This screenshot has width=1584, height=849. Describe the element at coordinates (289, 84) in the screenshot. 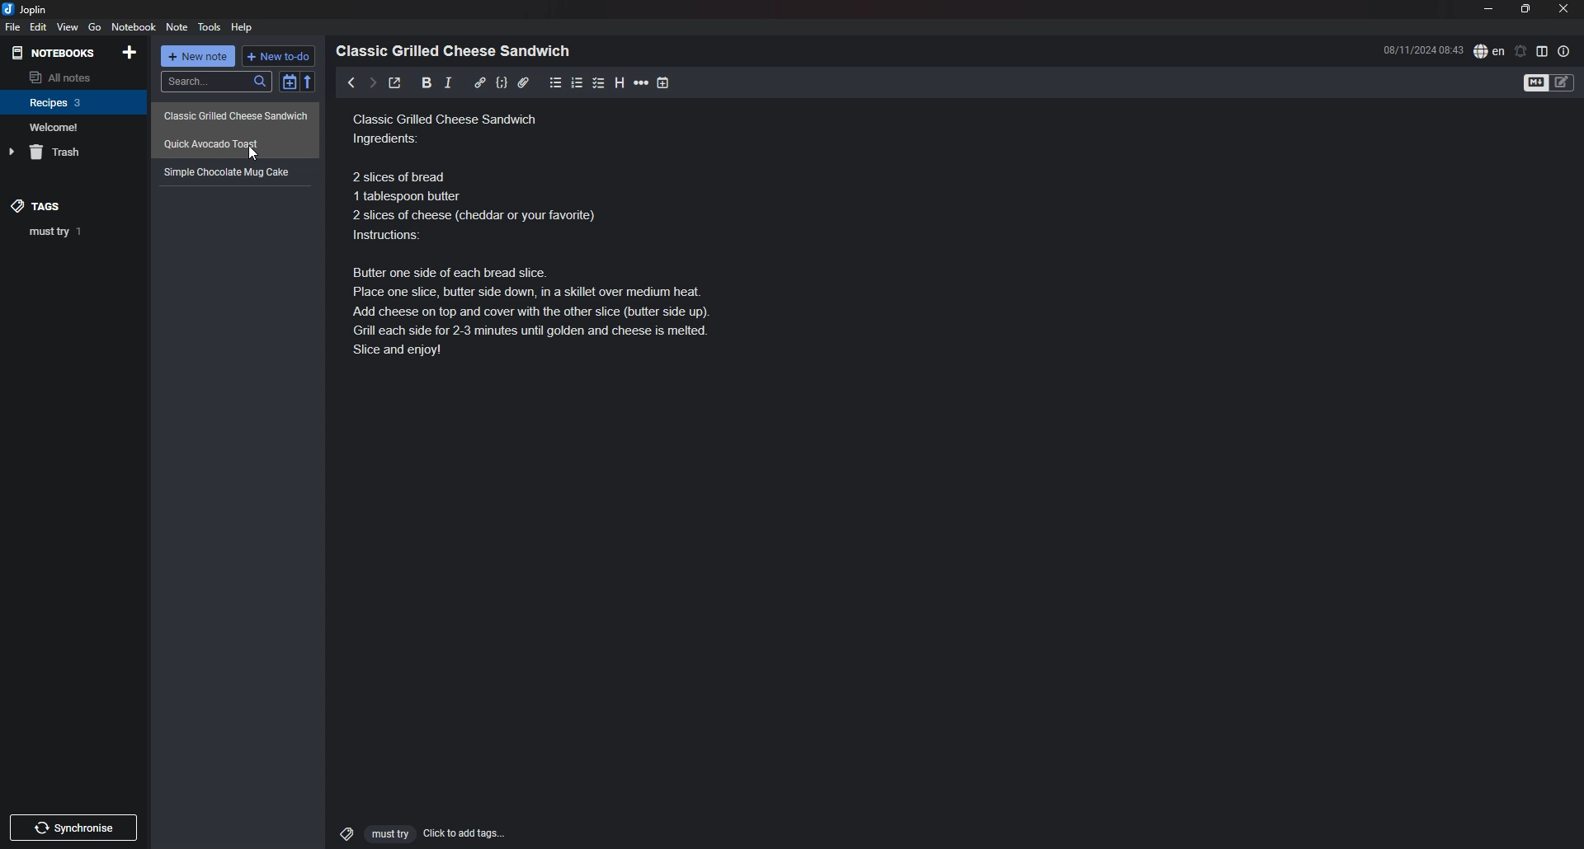

I see `toggle sort order` at that location.